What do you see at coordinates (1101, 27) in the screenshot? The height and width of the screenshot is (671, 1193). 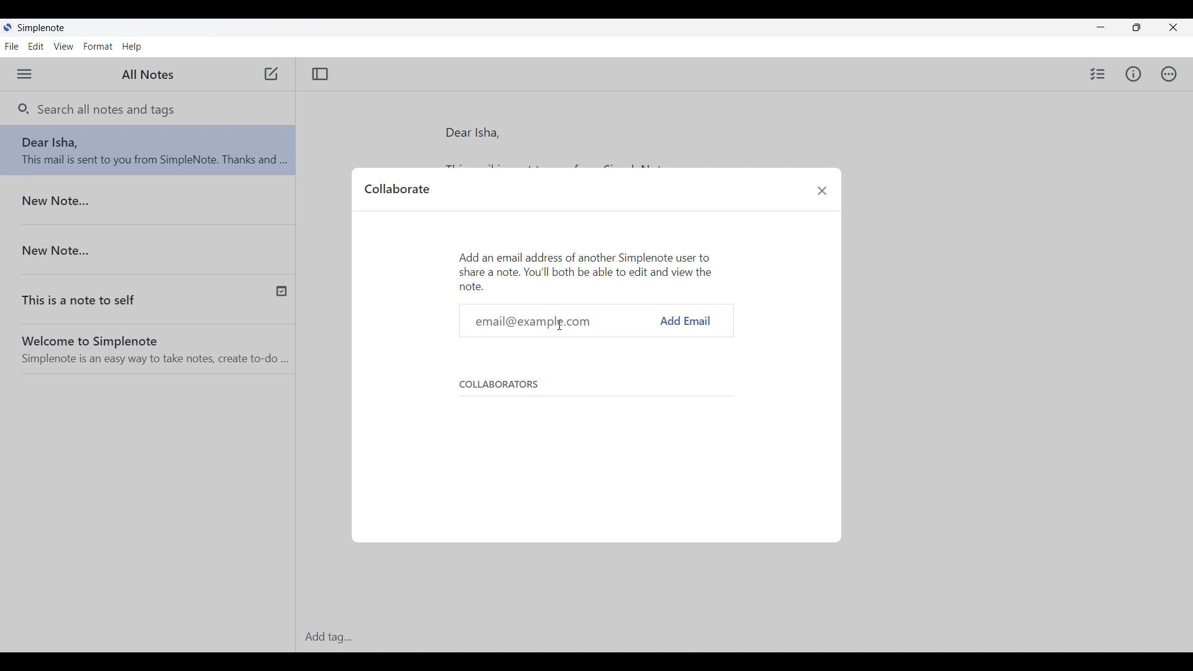 I see `Minimize` at bounding box center [1101, 27].